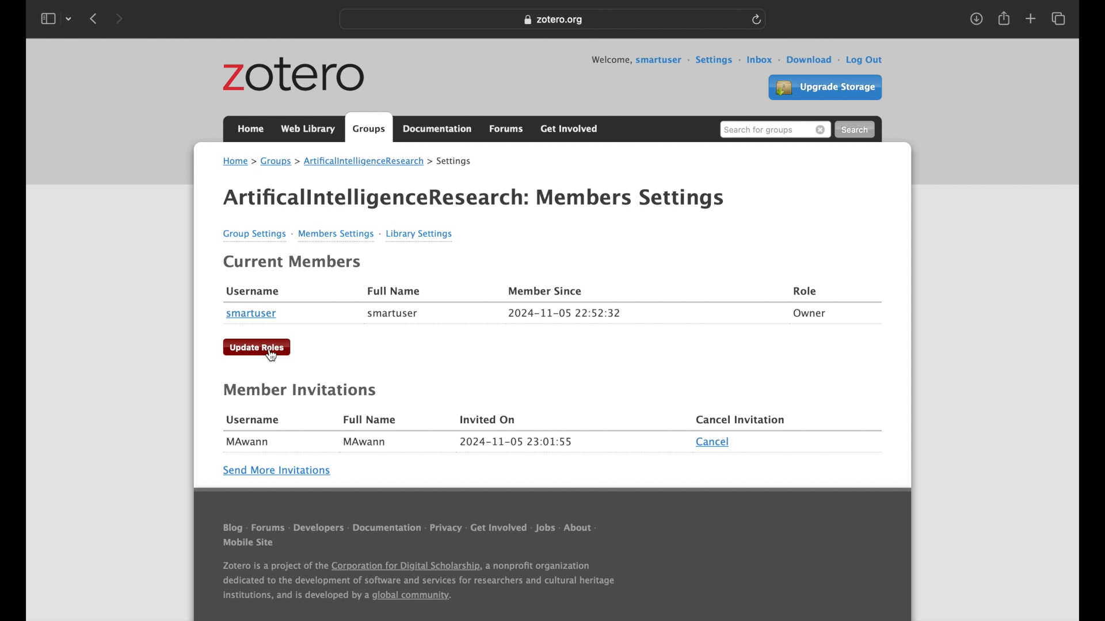  What do you see at coordinates (806, 288) in the screenshot?
I see `Role` at bounding box center [806, 288].